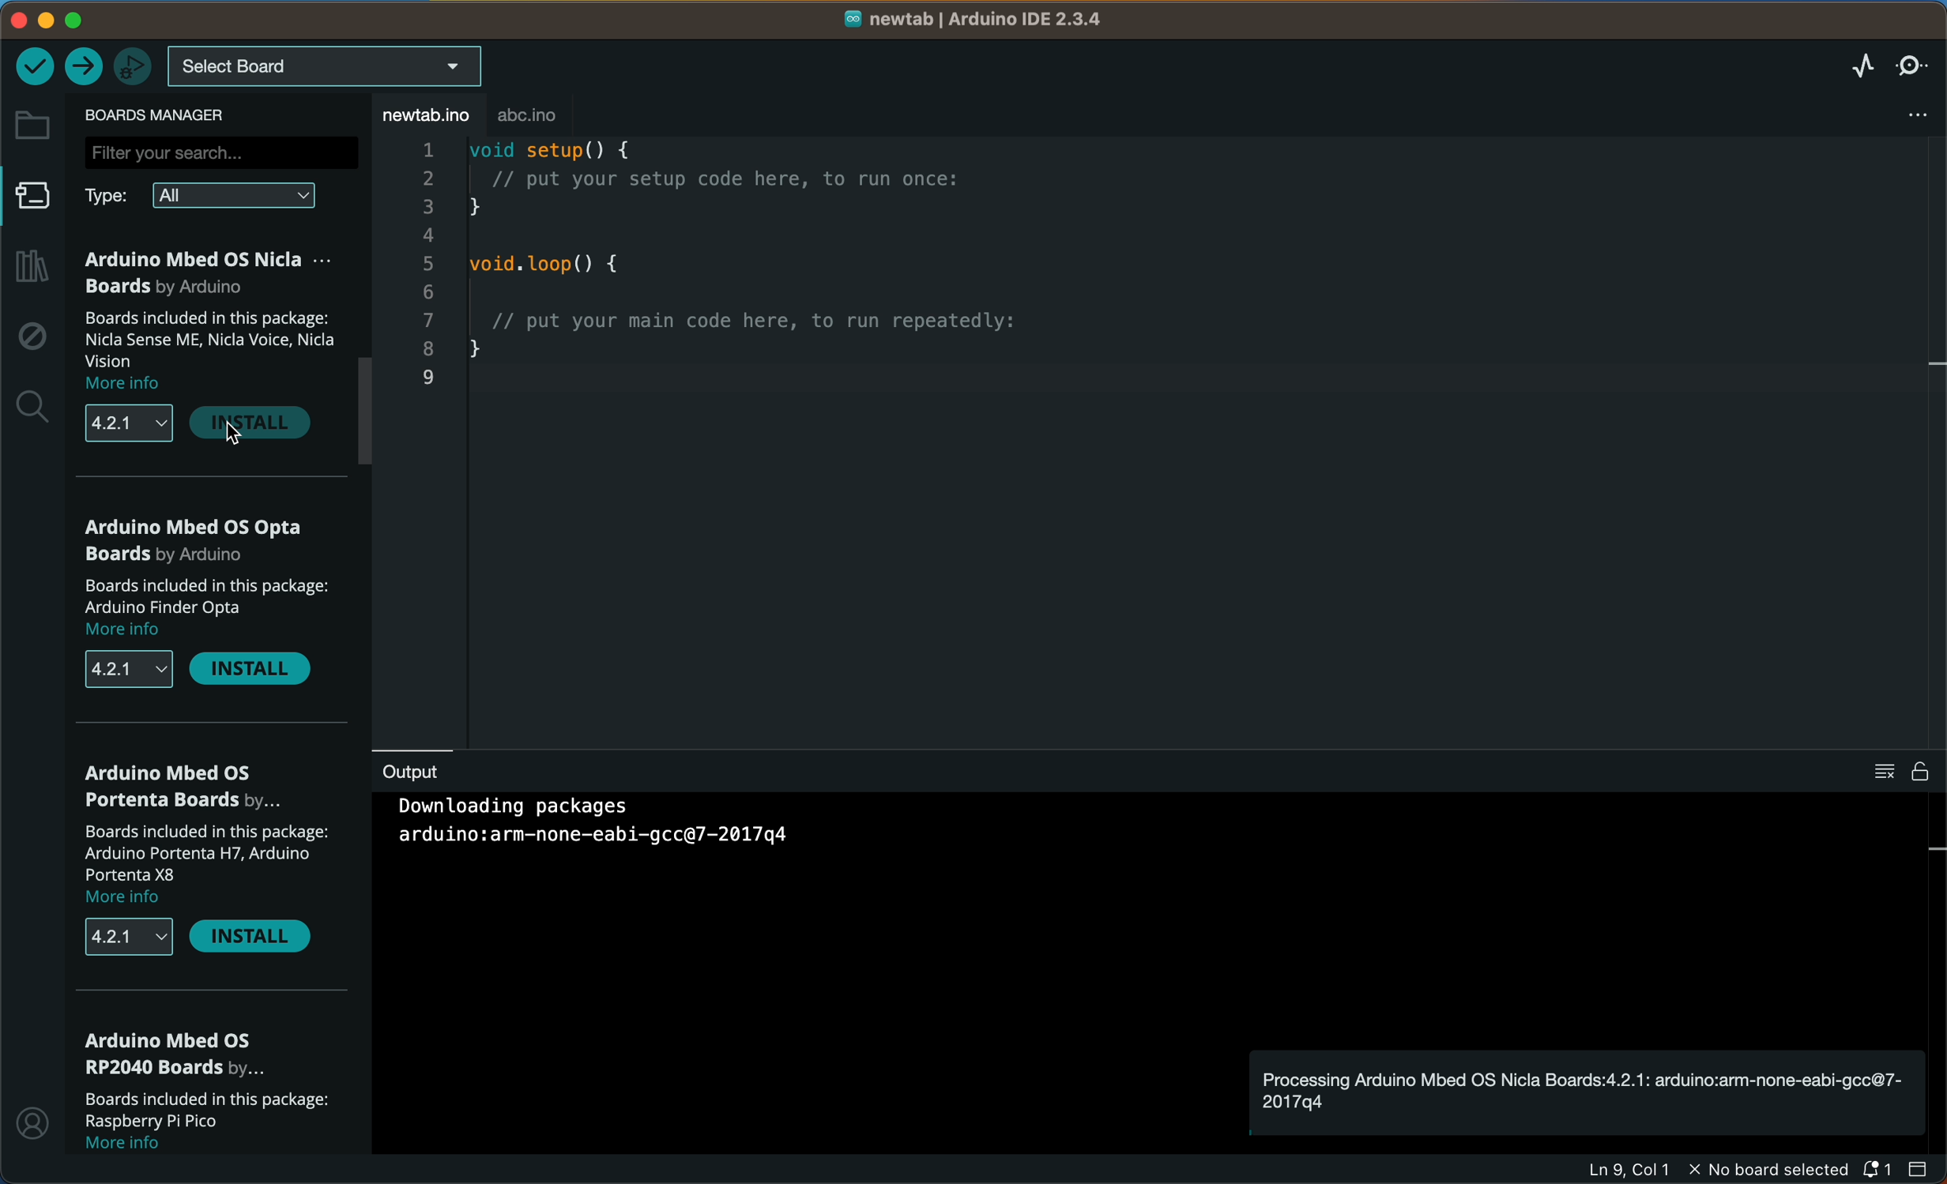  I want to click on file setting, so click(1919, 110).